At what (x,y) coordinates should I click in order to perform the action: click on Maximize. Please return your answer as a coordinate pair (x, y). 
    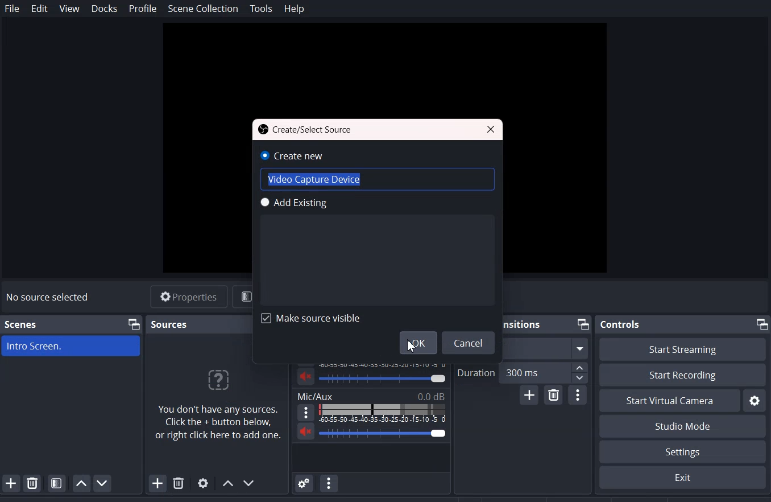
    Looking at the image, I should click on (583, 324).